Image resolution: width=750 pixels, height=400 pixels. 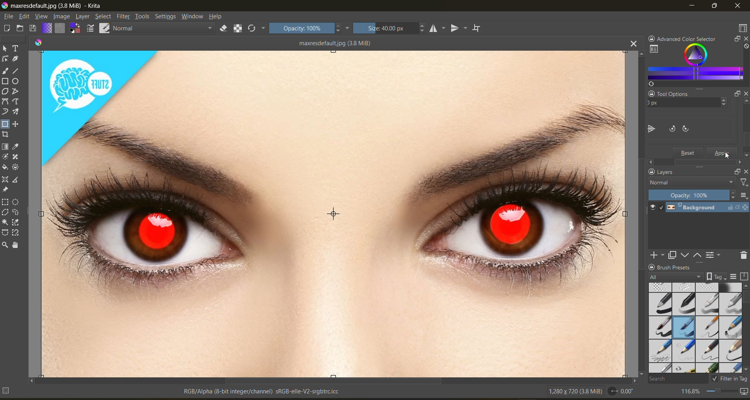 What do you see at coordinates (714, 255) in the screenshot?
I see `view or change the layer properties` at bounding box center [714, 255].